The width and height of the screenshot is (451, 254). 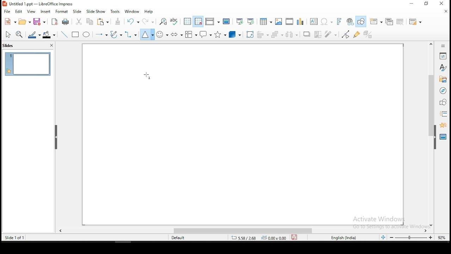 I want to click on slide, so click(x=27, y=64).